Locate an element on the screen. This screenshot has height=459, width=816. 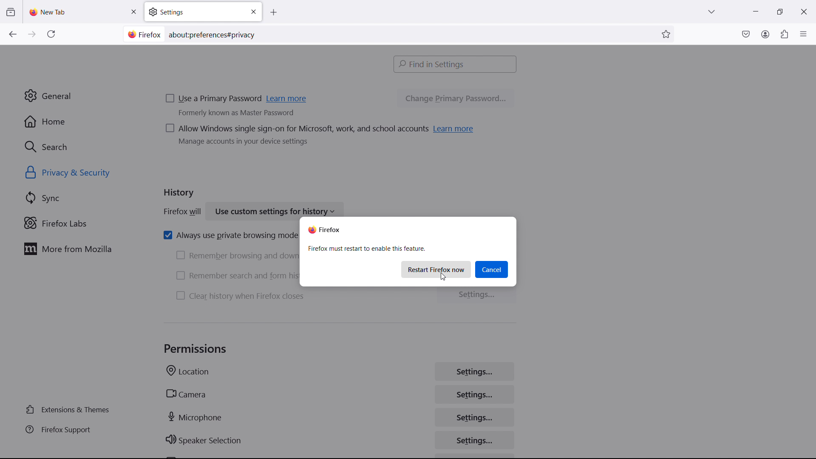
change primary password is located at coordinates (455, 99).